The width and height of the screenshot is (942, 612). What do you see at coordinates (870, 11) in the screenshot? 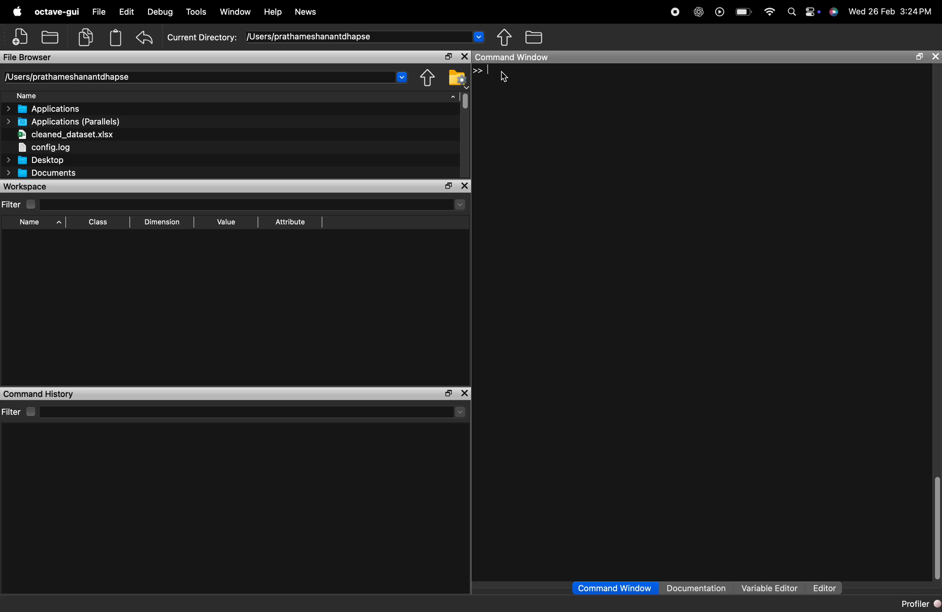
I see ` Wed 26 Feb` at bounding box center [870, 11].